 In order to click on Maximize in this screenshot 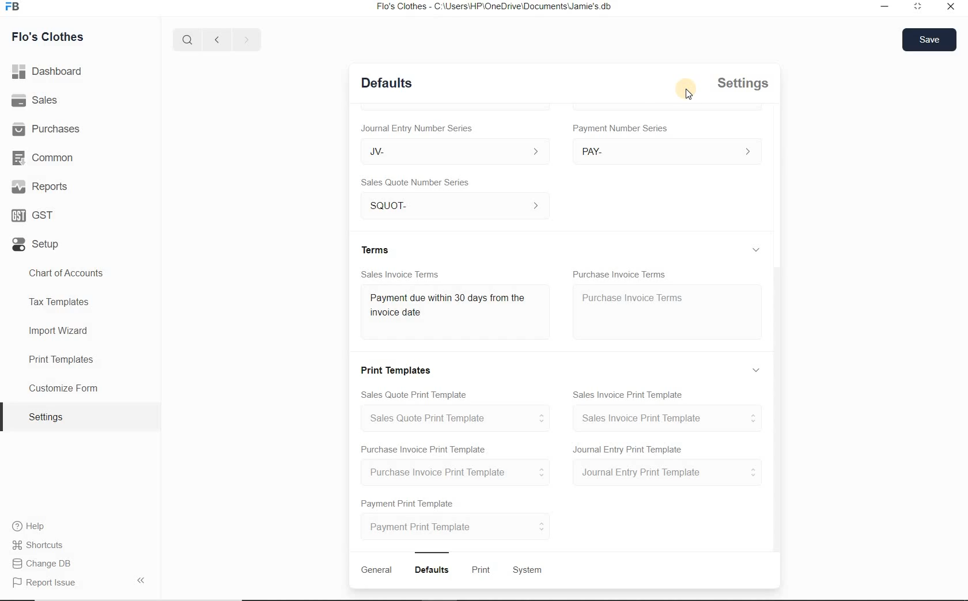, I will do `click(920, 7)`.